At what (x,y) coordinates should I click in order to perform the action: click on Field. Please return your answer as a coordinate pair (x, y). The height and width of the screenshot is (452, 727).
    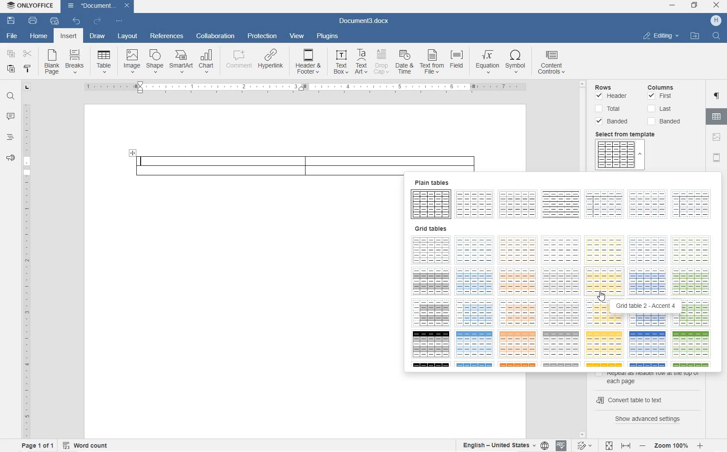
    Looking at the image, I should click on (459, 62).